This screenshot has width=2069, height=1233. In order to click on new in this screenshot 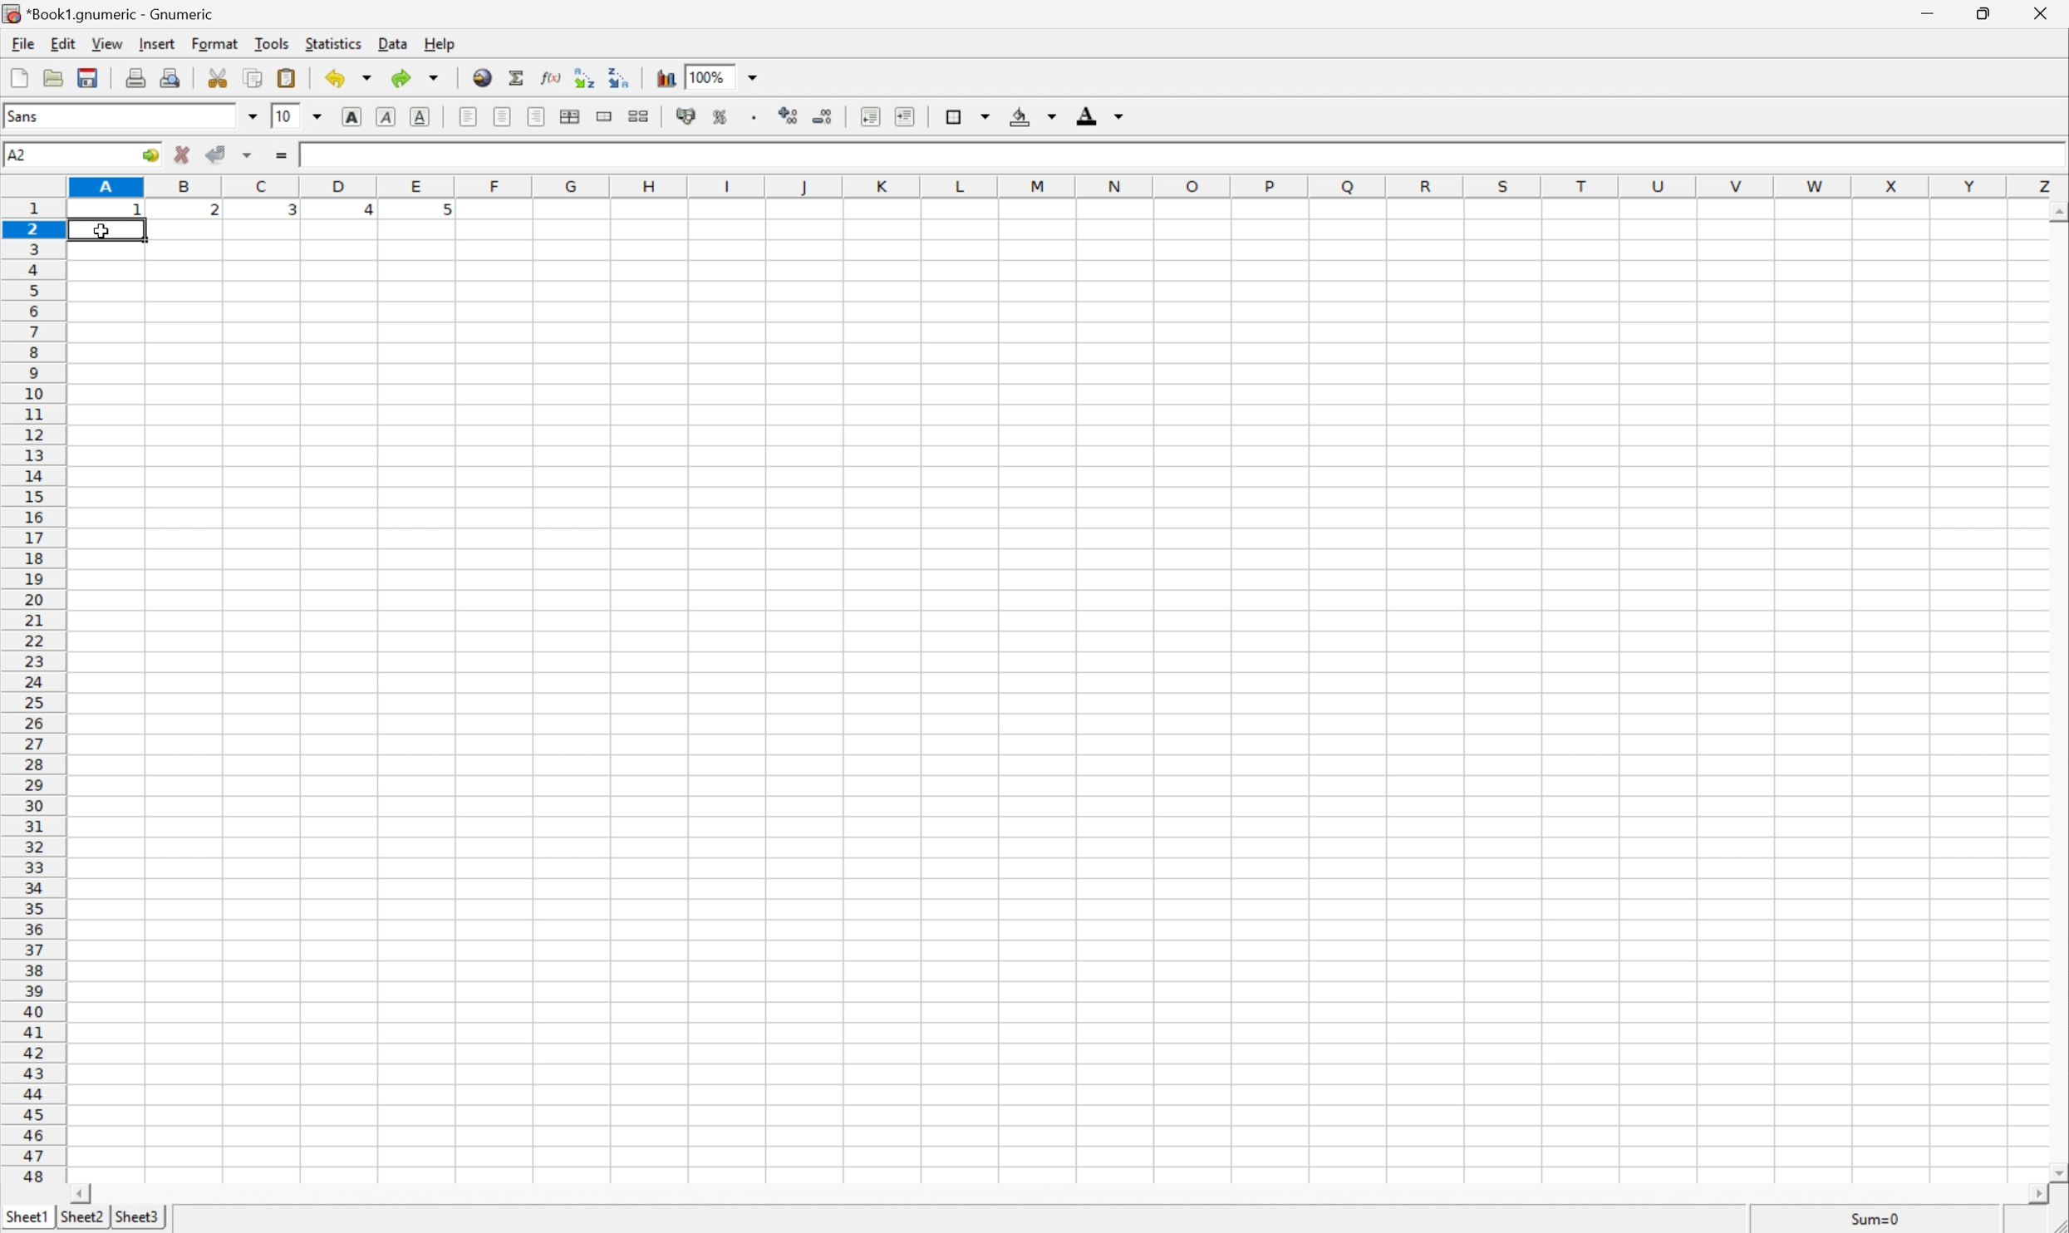, I will do `click(20, 76)`.